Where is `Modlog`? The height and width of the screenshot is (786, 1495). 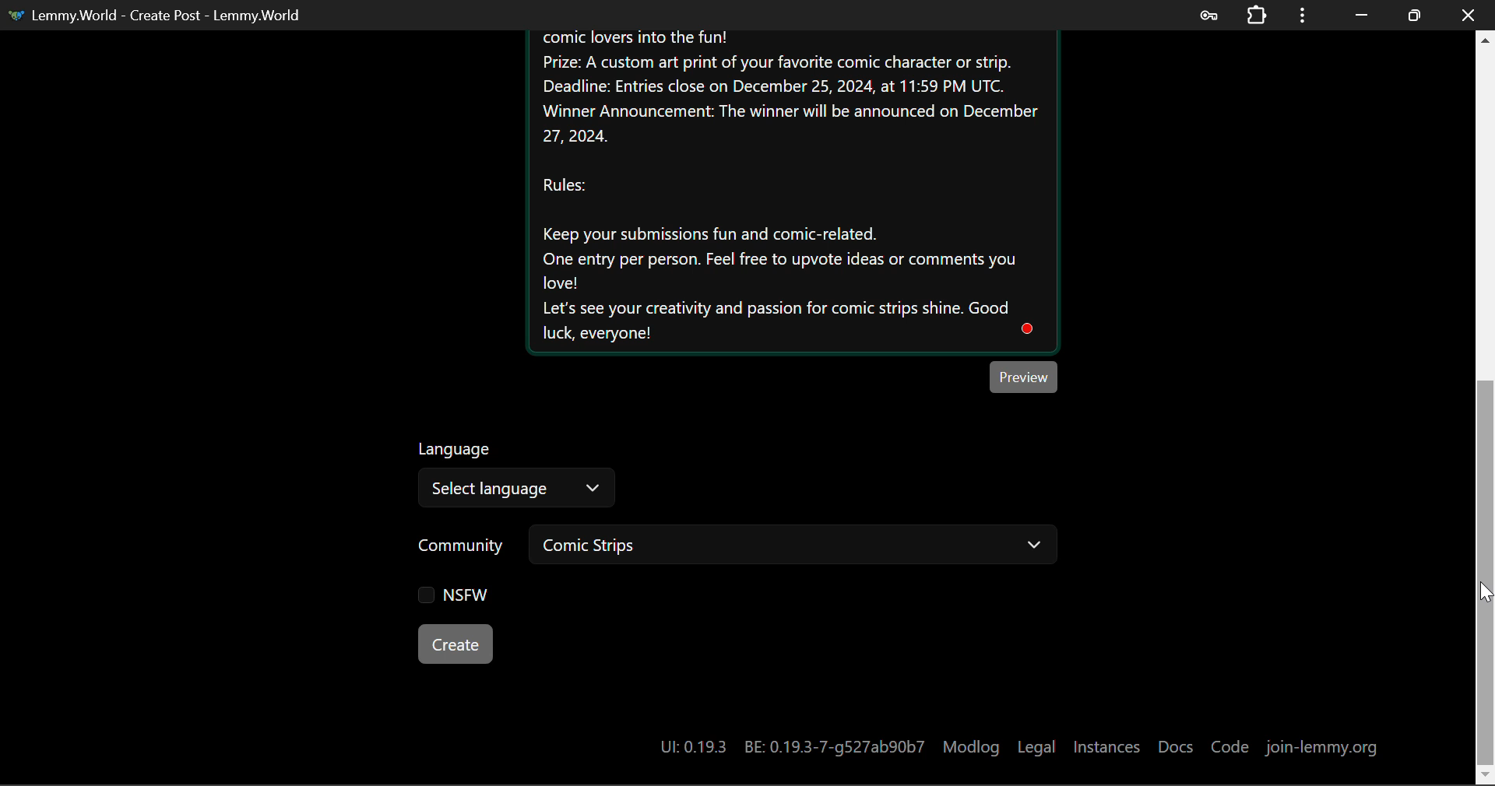
Modlog is located at coordinates (971, 747).